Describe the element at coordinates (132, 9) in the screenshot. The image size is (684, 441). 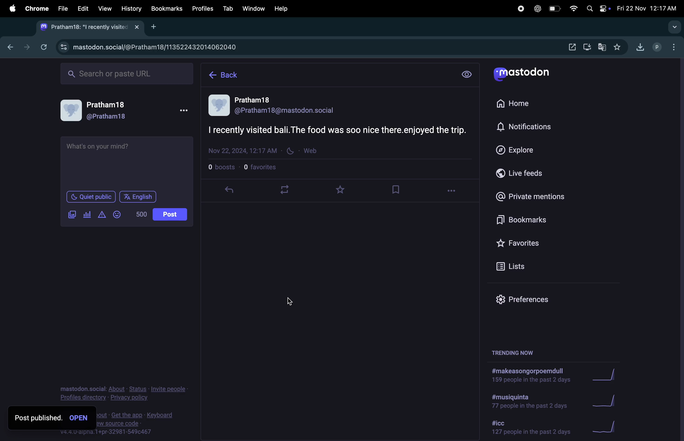
I see `history` at that location.